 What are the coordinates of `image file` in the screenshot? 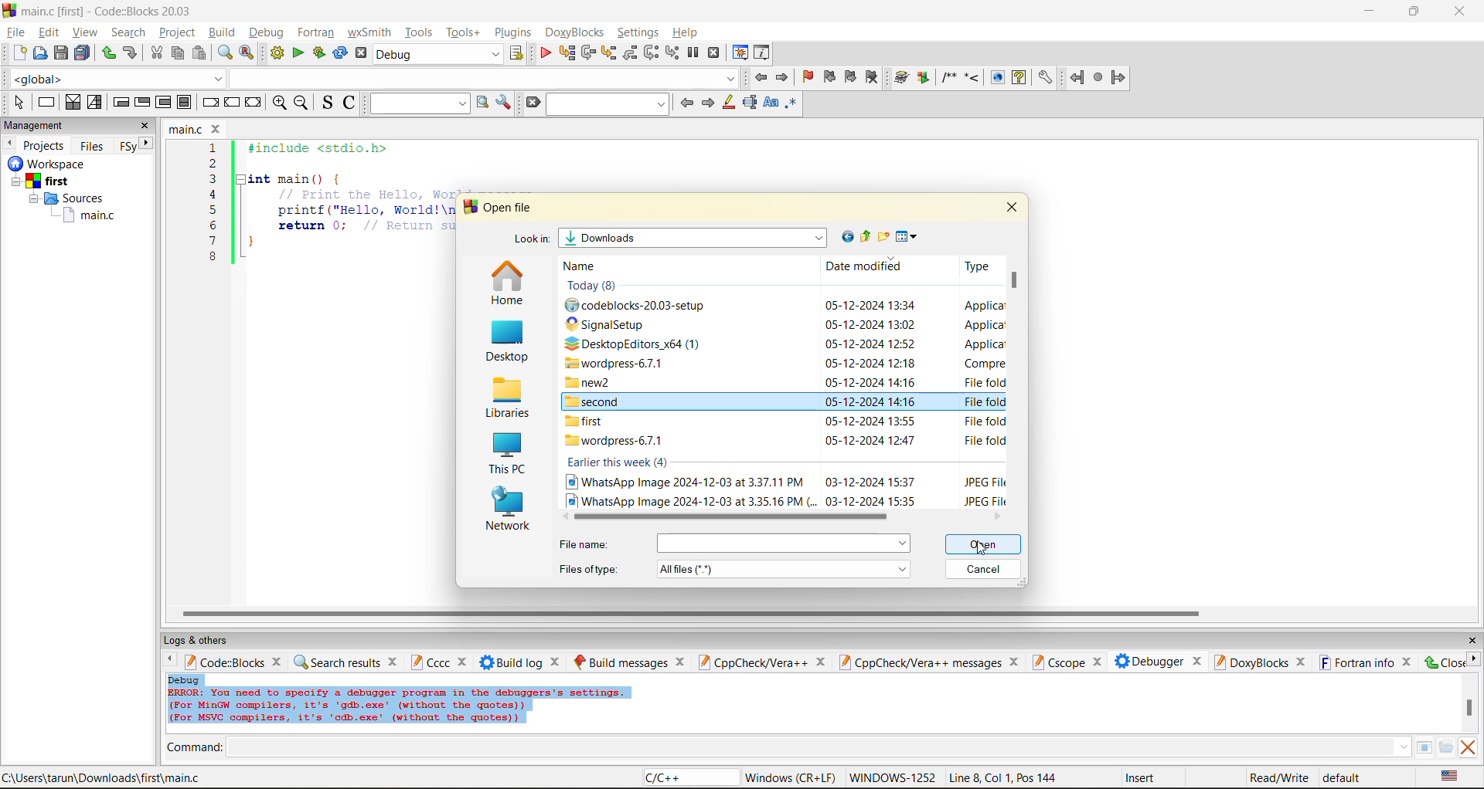 It's located at (684, 482).